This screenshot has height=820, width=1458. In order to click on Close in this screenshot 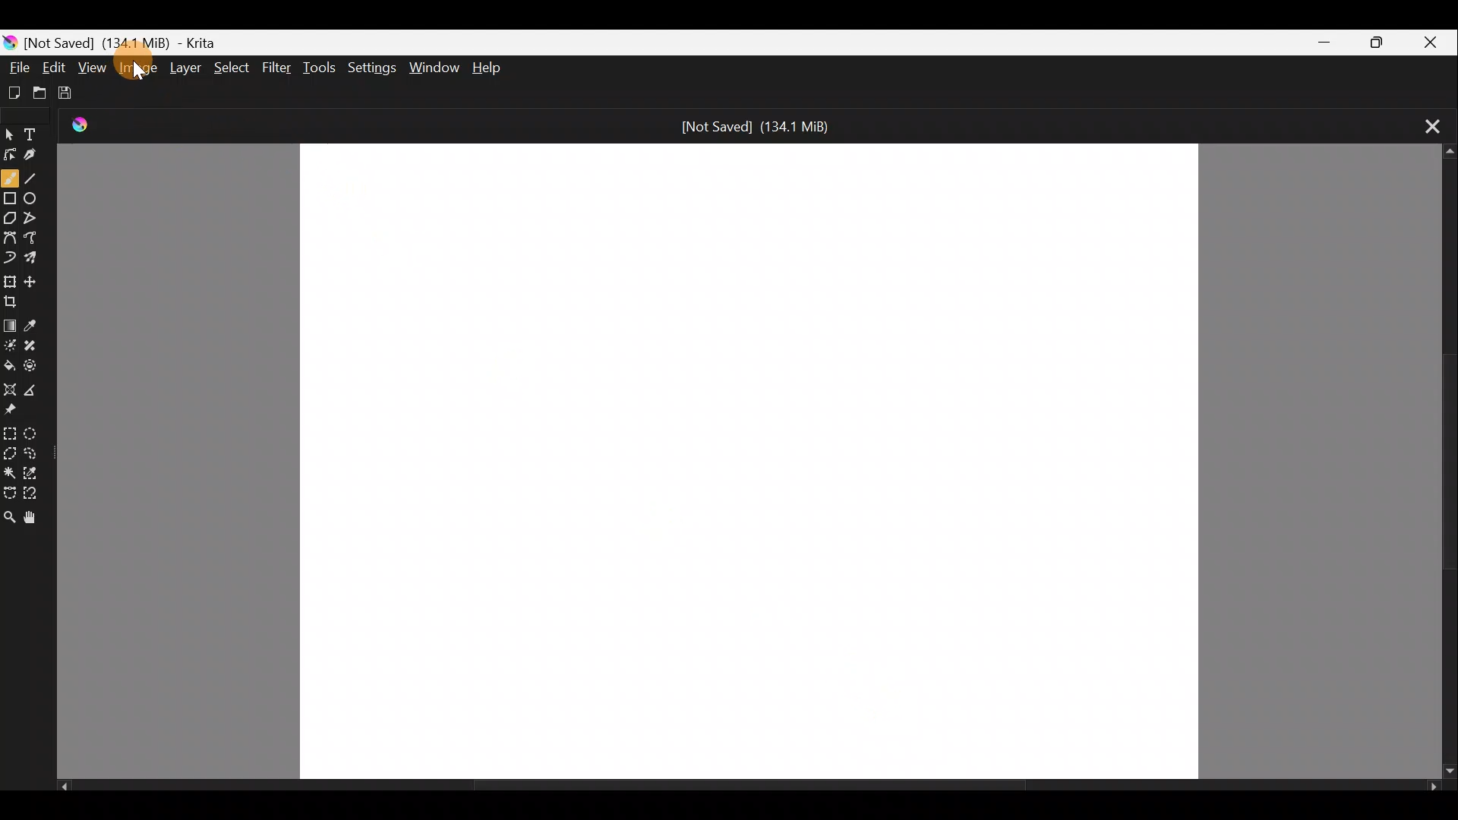, I will do `click(1430, 42)`.